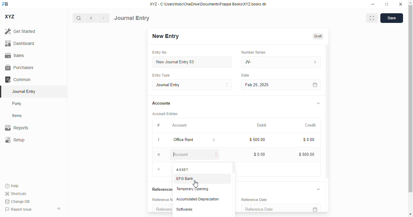 The image size is (413, 217). What do you see at coordinates (192, 62) in the screenshot?
I see `new journal entry 03` at bounding box center [192, 62].